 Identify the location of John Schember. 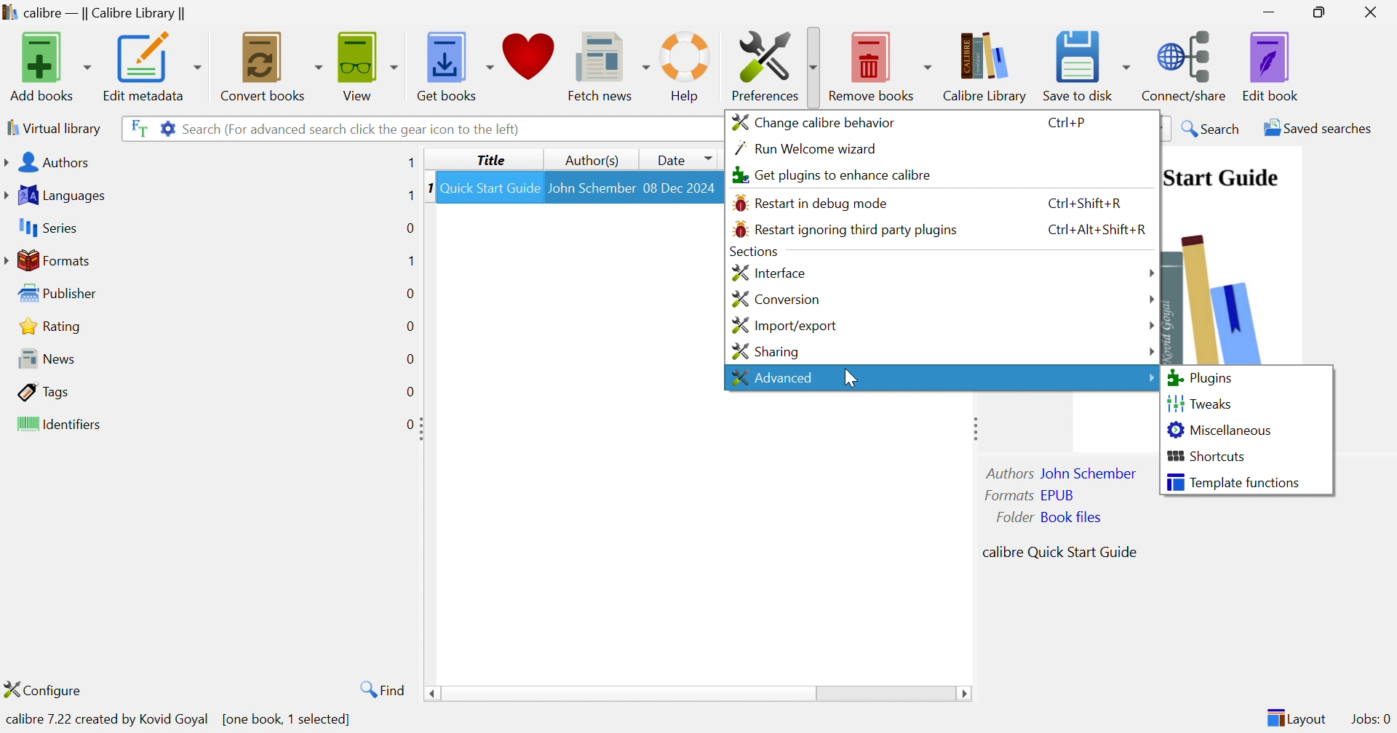
(592, 186).